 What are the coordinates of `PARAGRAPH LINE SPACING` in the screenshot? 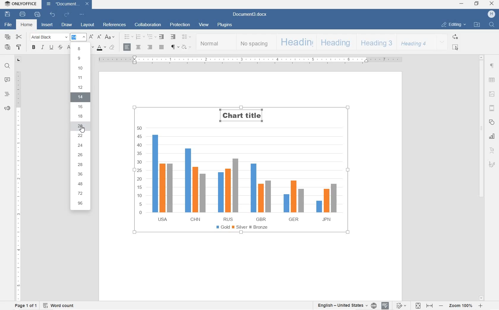 It's located at (186, 37).